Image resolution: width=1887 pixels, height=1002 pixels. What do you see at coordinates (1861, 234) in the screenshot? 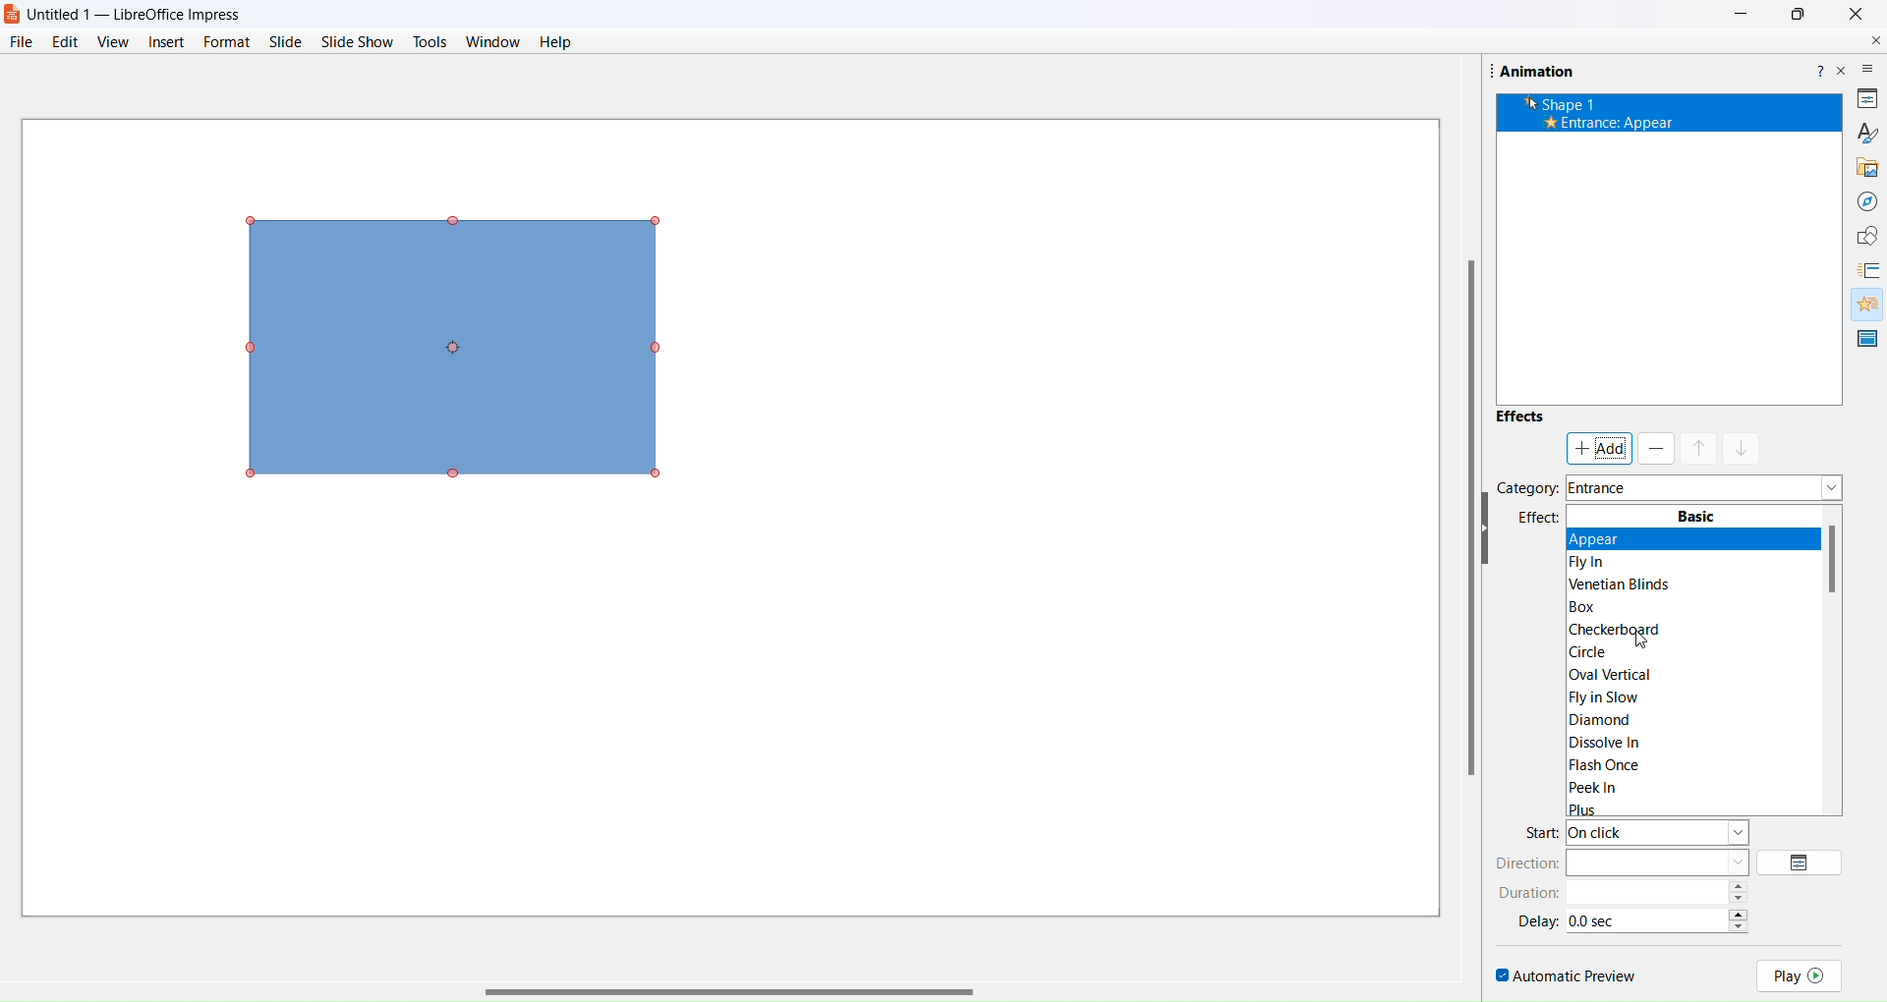
I see `shapes` at bounding box center [1861, 234].